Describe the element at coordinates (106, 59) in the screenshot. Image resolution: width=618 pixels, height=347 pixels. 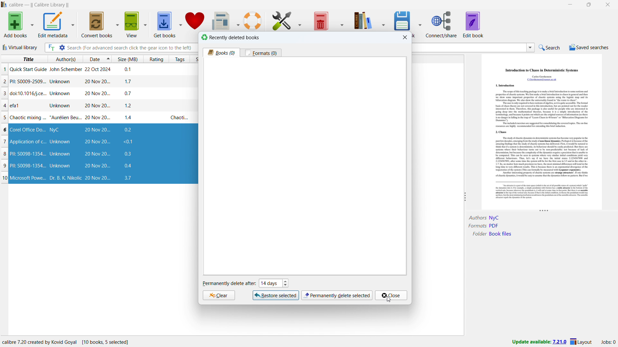
I see `select sorting order` at that location.